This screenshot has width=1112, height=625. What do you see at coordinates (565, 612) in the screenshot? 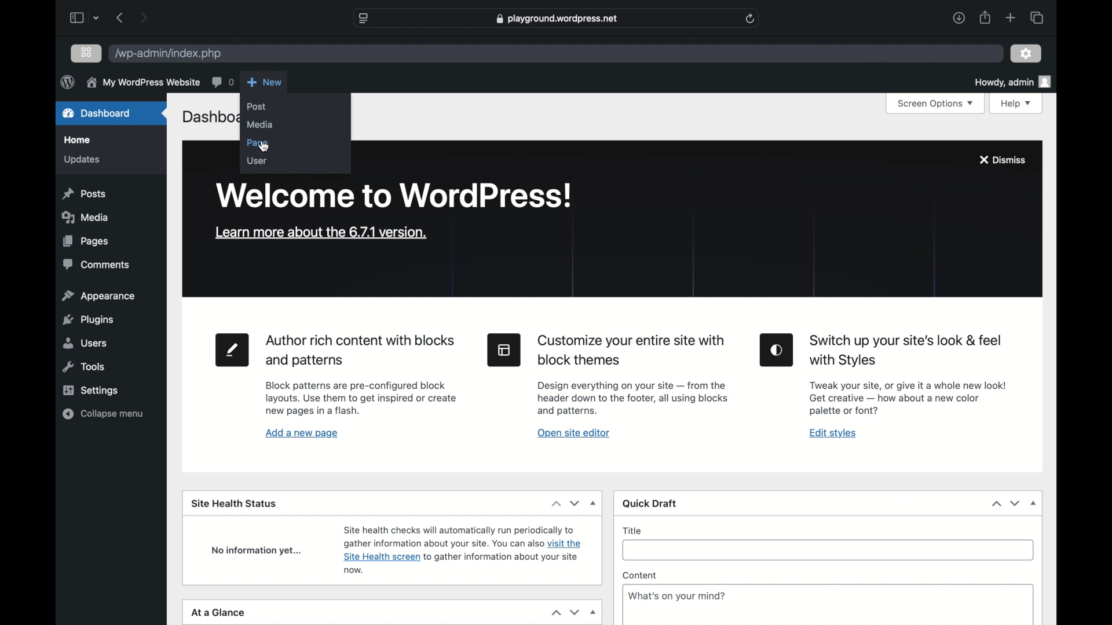
I see `stepper buttons` at bounding box center [565, 612].